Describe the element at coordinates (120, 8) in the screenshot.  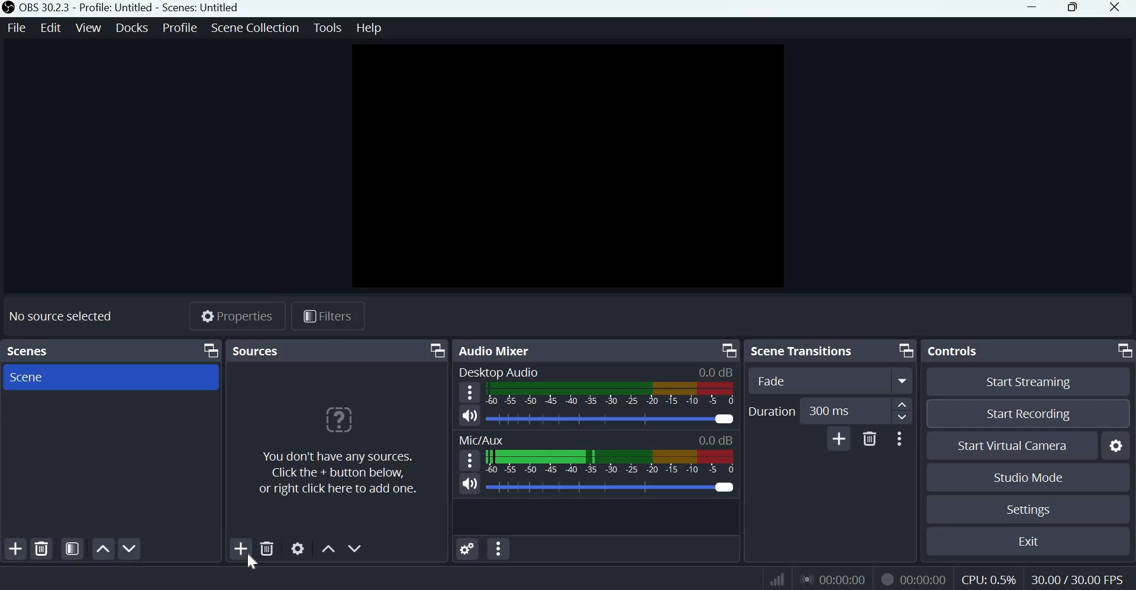
I see `OBS 30.2.3 - Profile: Untitled - Scenes: Untitled` at that location.